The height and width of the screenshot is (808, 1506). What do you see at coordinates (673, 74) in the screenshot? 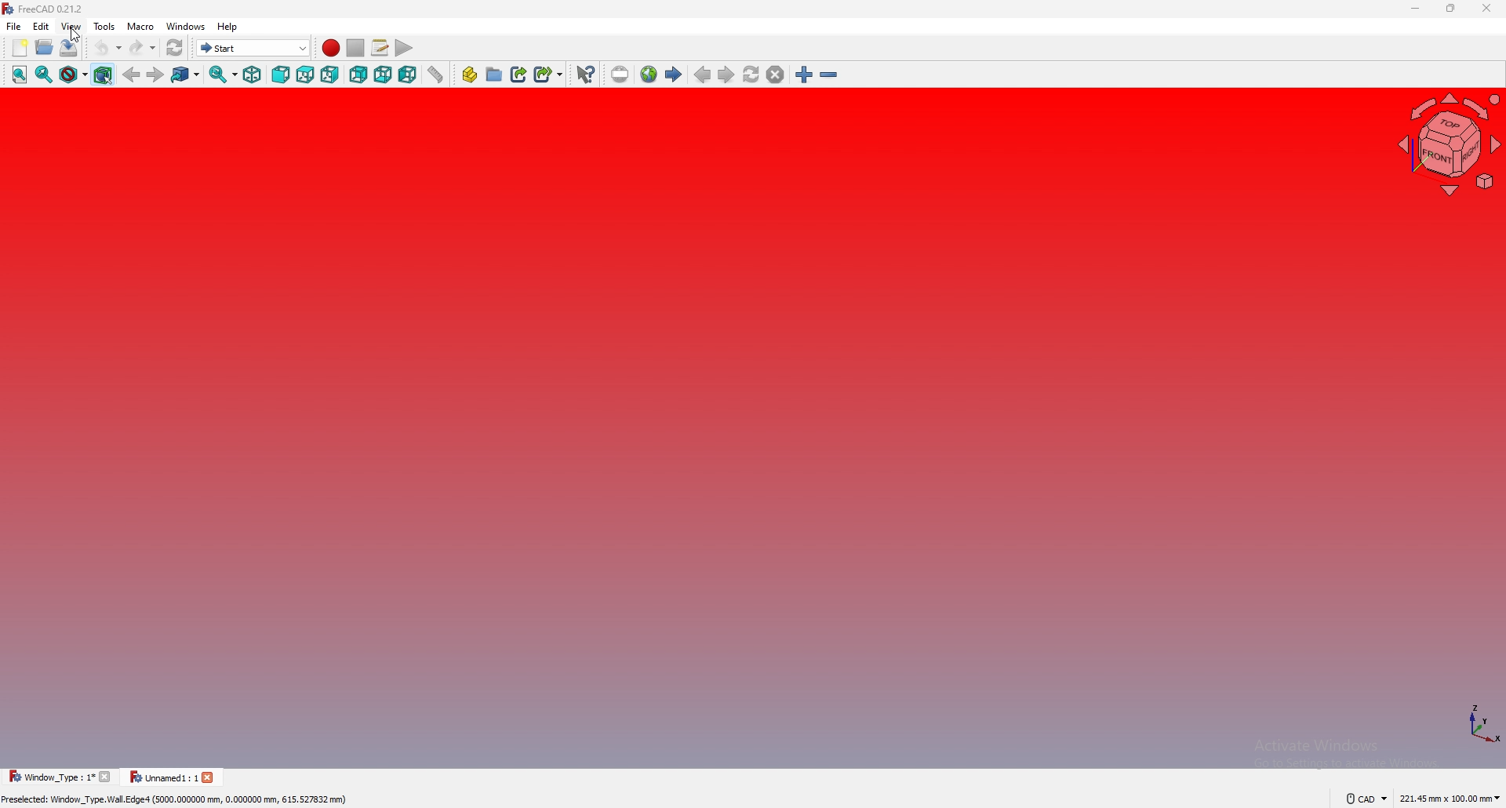
I see `start page` at bounding box center [673, 74].